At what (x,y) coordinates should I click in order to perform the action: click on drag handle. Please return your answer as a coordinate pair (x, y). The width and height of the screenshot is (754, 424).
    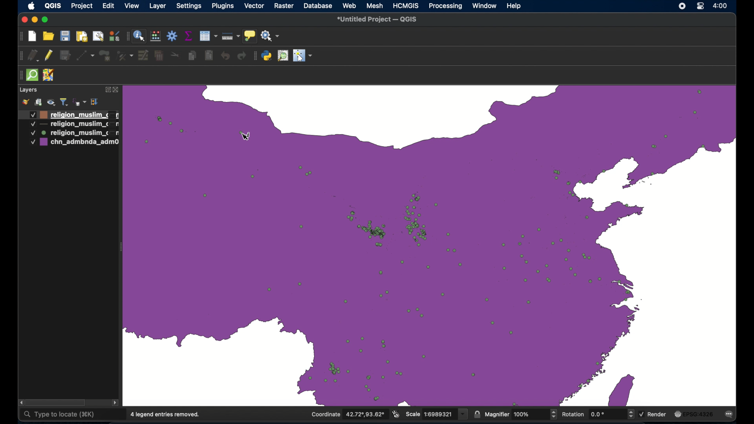
    Looking at the image, I should click on (20, 55).